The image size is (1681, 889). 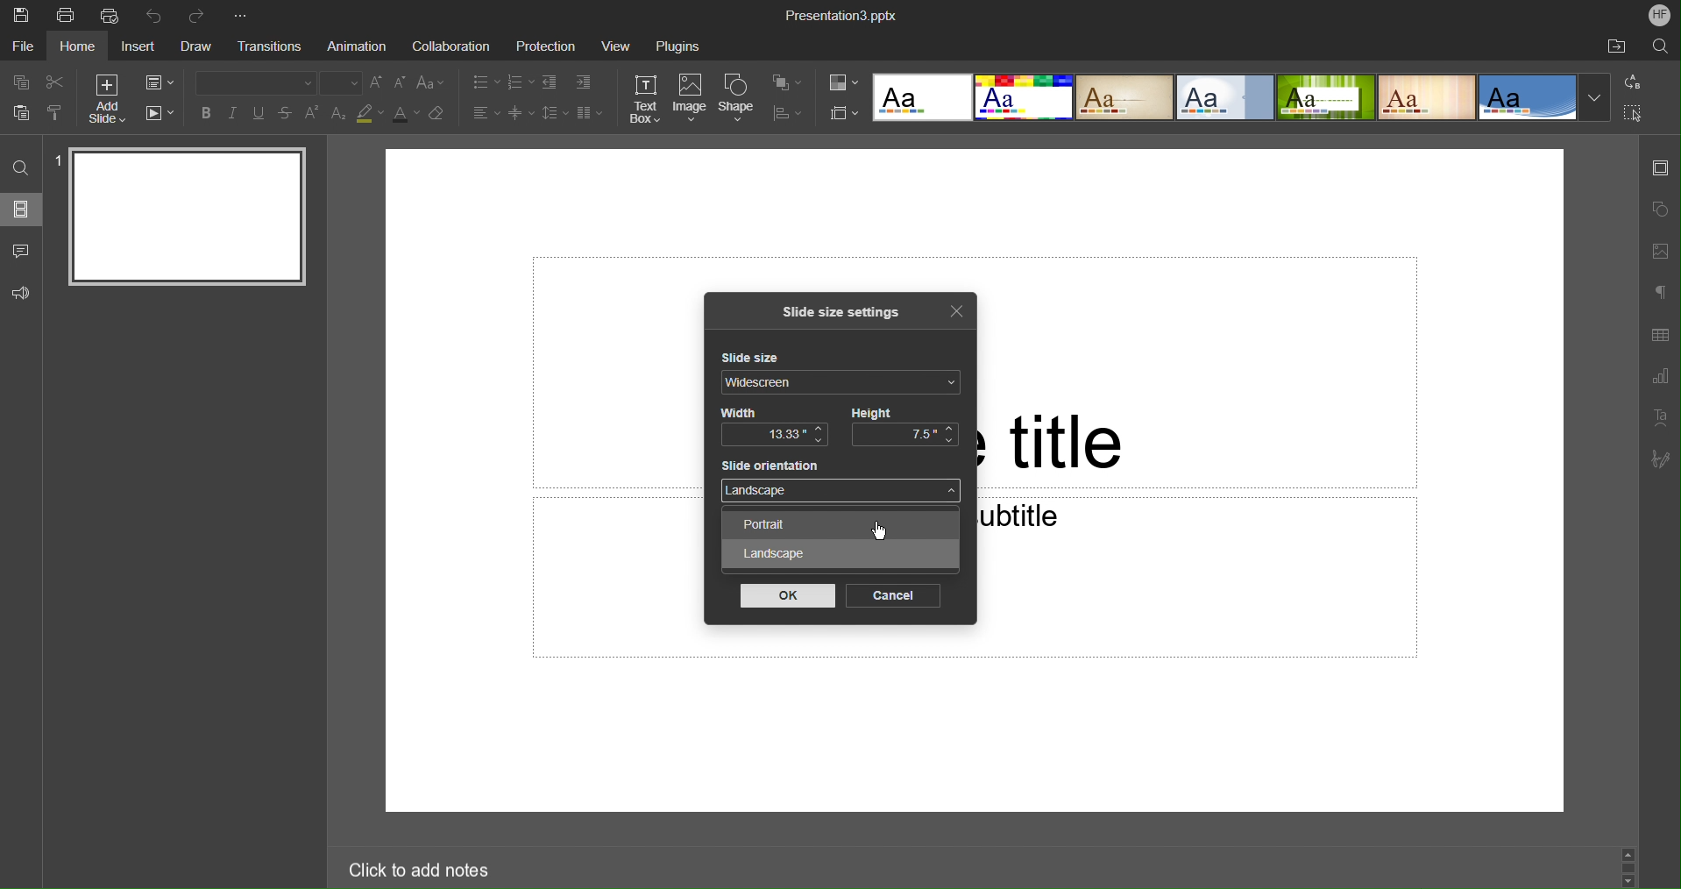 I want to click on Decrease size, so click(x=401, y=85).